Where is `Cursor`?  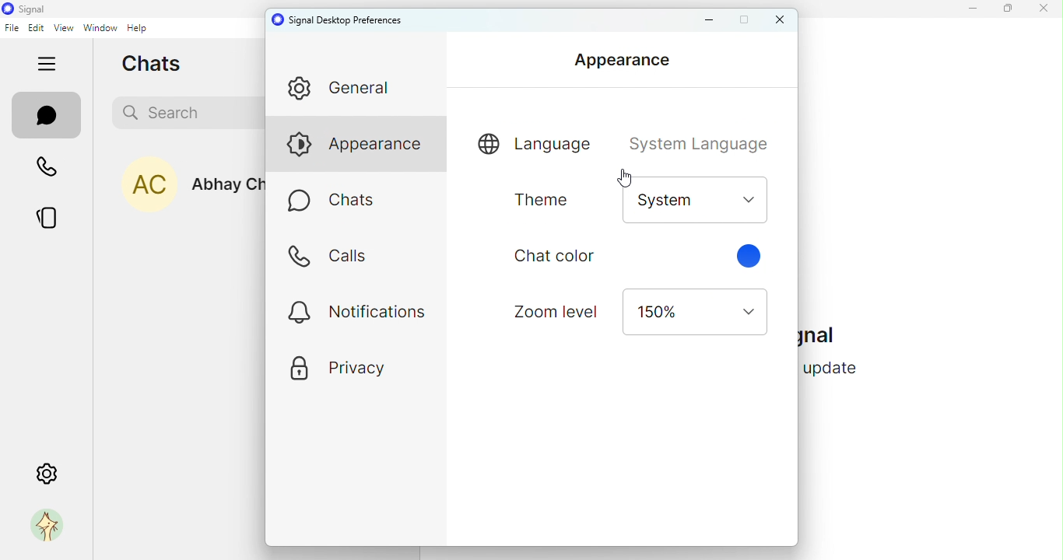 Cursor is located at coordinates (621, 175).